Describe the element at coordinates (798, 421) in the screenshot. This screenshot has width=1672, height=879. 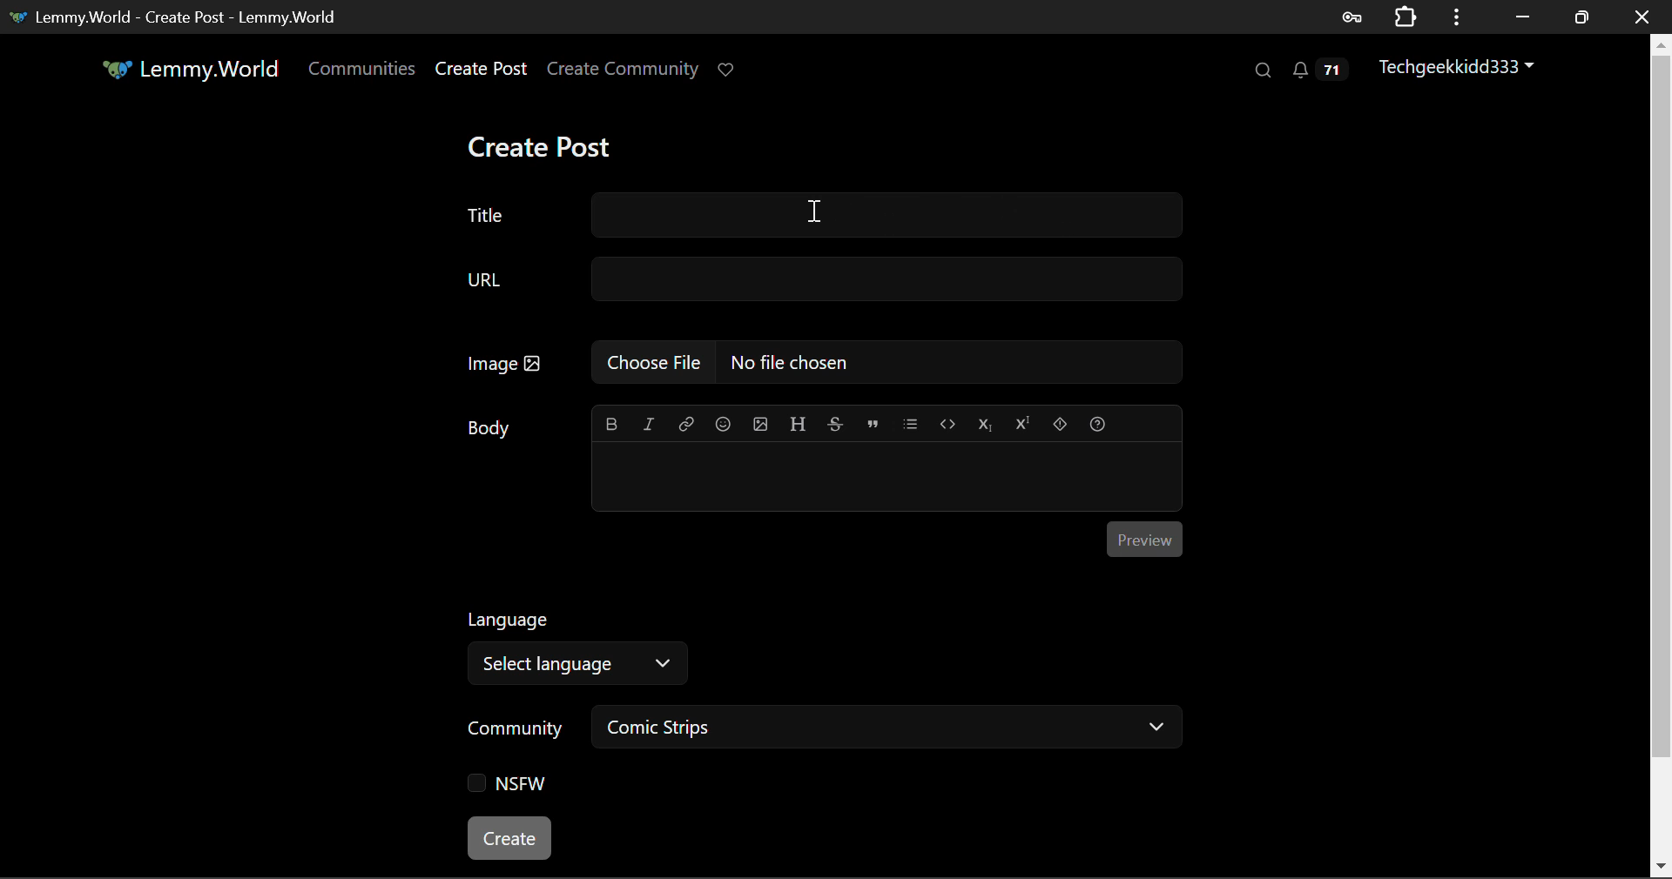
I see `header` at that location.